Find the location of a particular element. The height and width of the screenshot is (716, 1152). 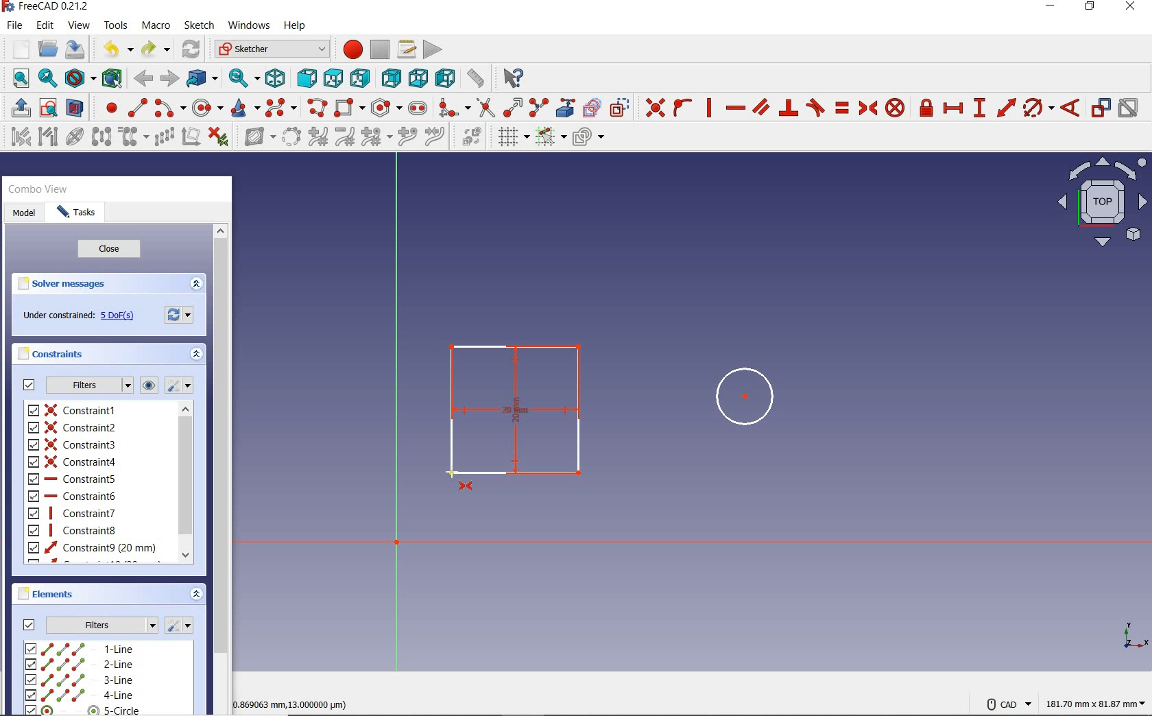

2-LINE is located at coordinates (80, 665).